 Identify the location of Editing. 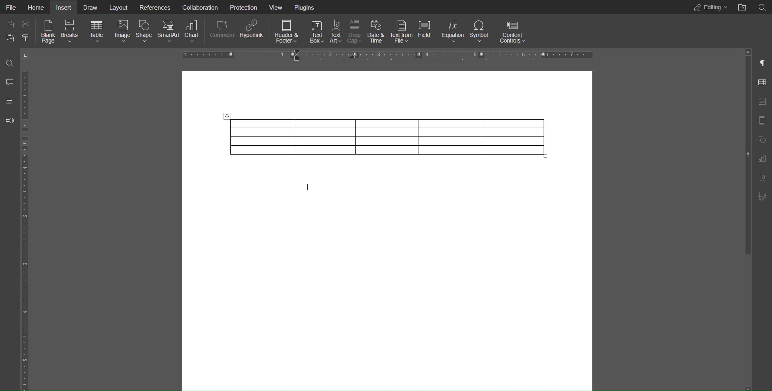
(708, 7).